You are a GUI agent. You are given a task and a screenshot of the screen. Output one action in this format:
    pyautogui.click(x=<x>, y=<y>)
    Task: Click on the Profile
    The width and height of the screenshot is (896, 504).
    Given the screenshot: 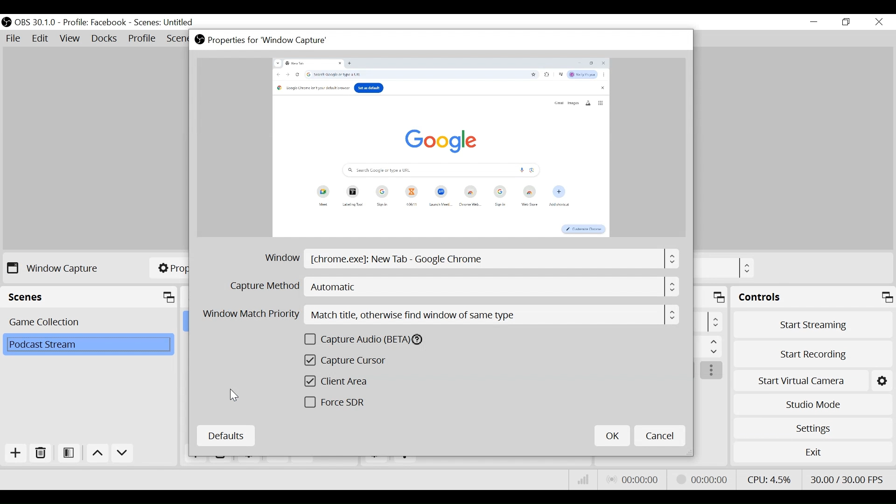 What is the action you would take?
    pyautogui.click(x=142, y=39)
    